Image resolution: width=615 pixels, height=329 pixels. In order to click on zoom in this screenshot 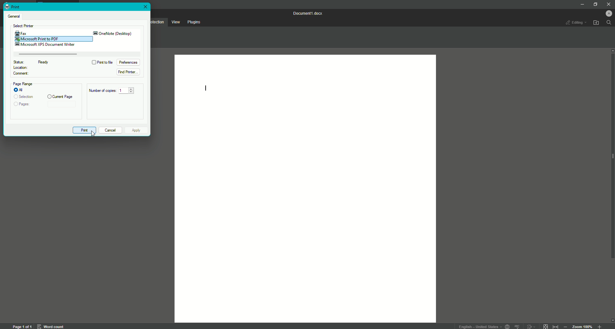, I will do `click(583, 326)`.